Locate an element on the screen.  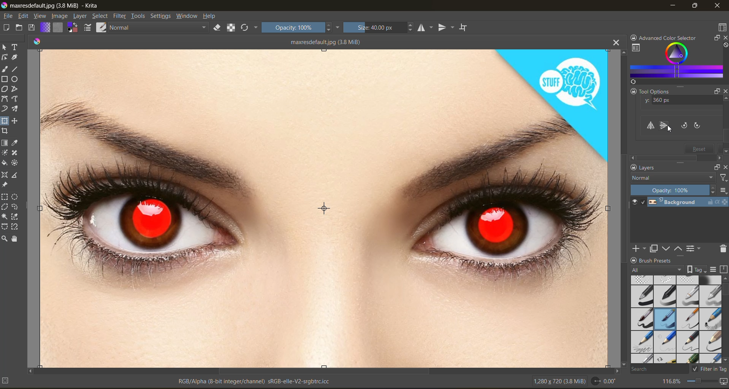
size is located at coordinates (379, 28).